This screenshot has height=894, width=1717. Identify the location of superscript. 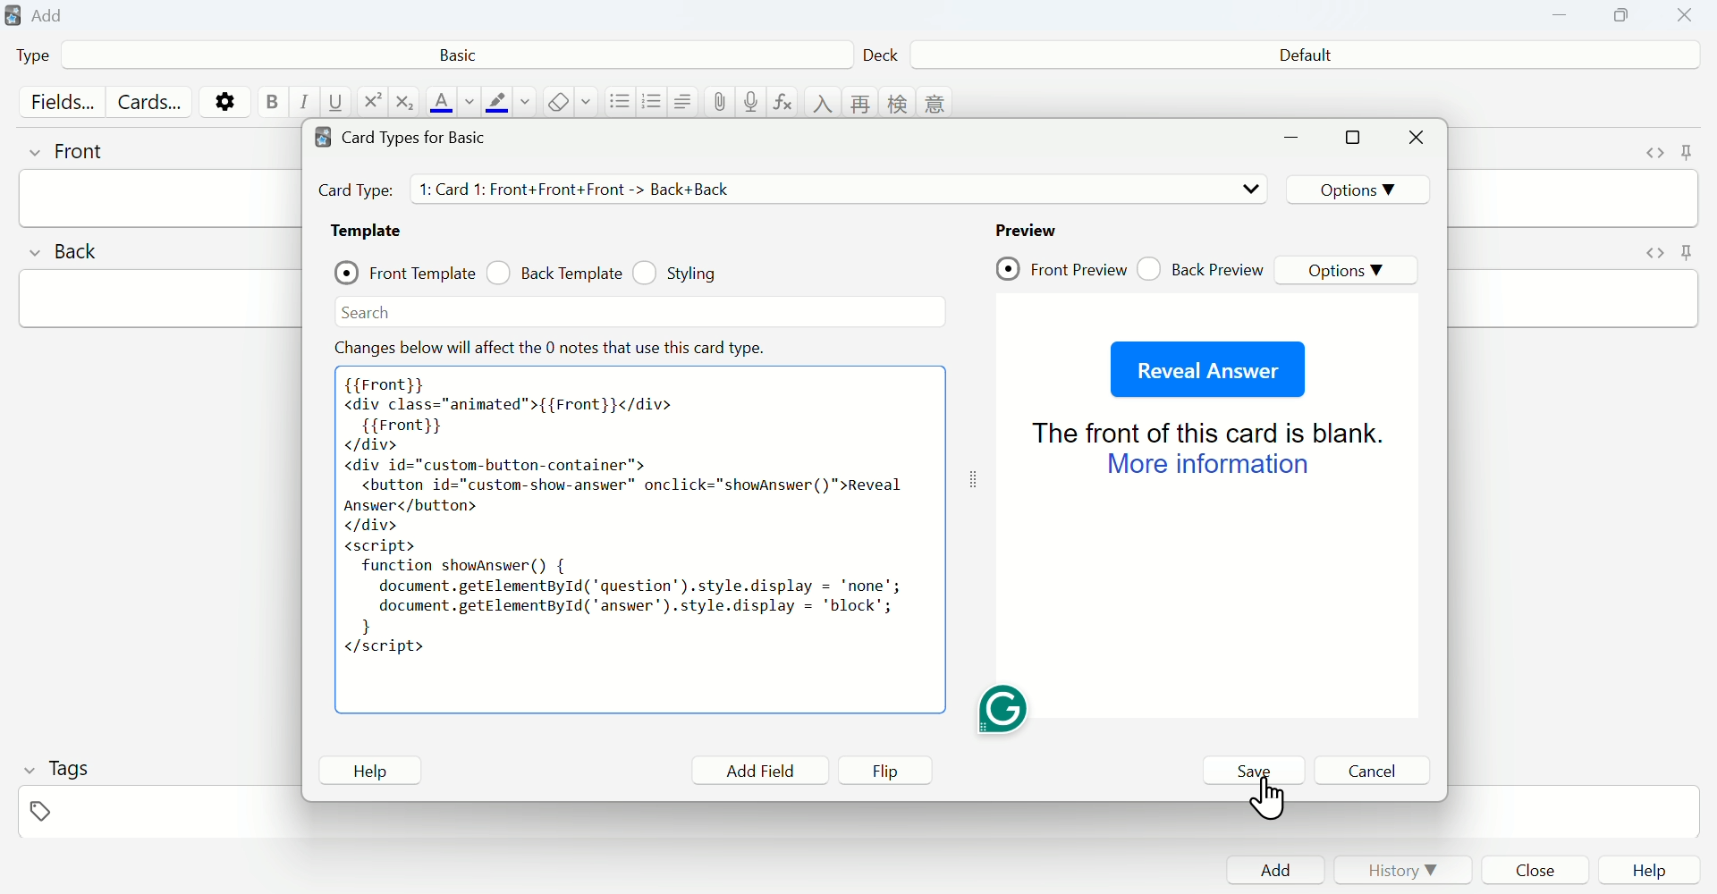
(373, 102).